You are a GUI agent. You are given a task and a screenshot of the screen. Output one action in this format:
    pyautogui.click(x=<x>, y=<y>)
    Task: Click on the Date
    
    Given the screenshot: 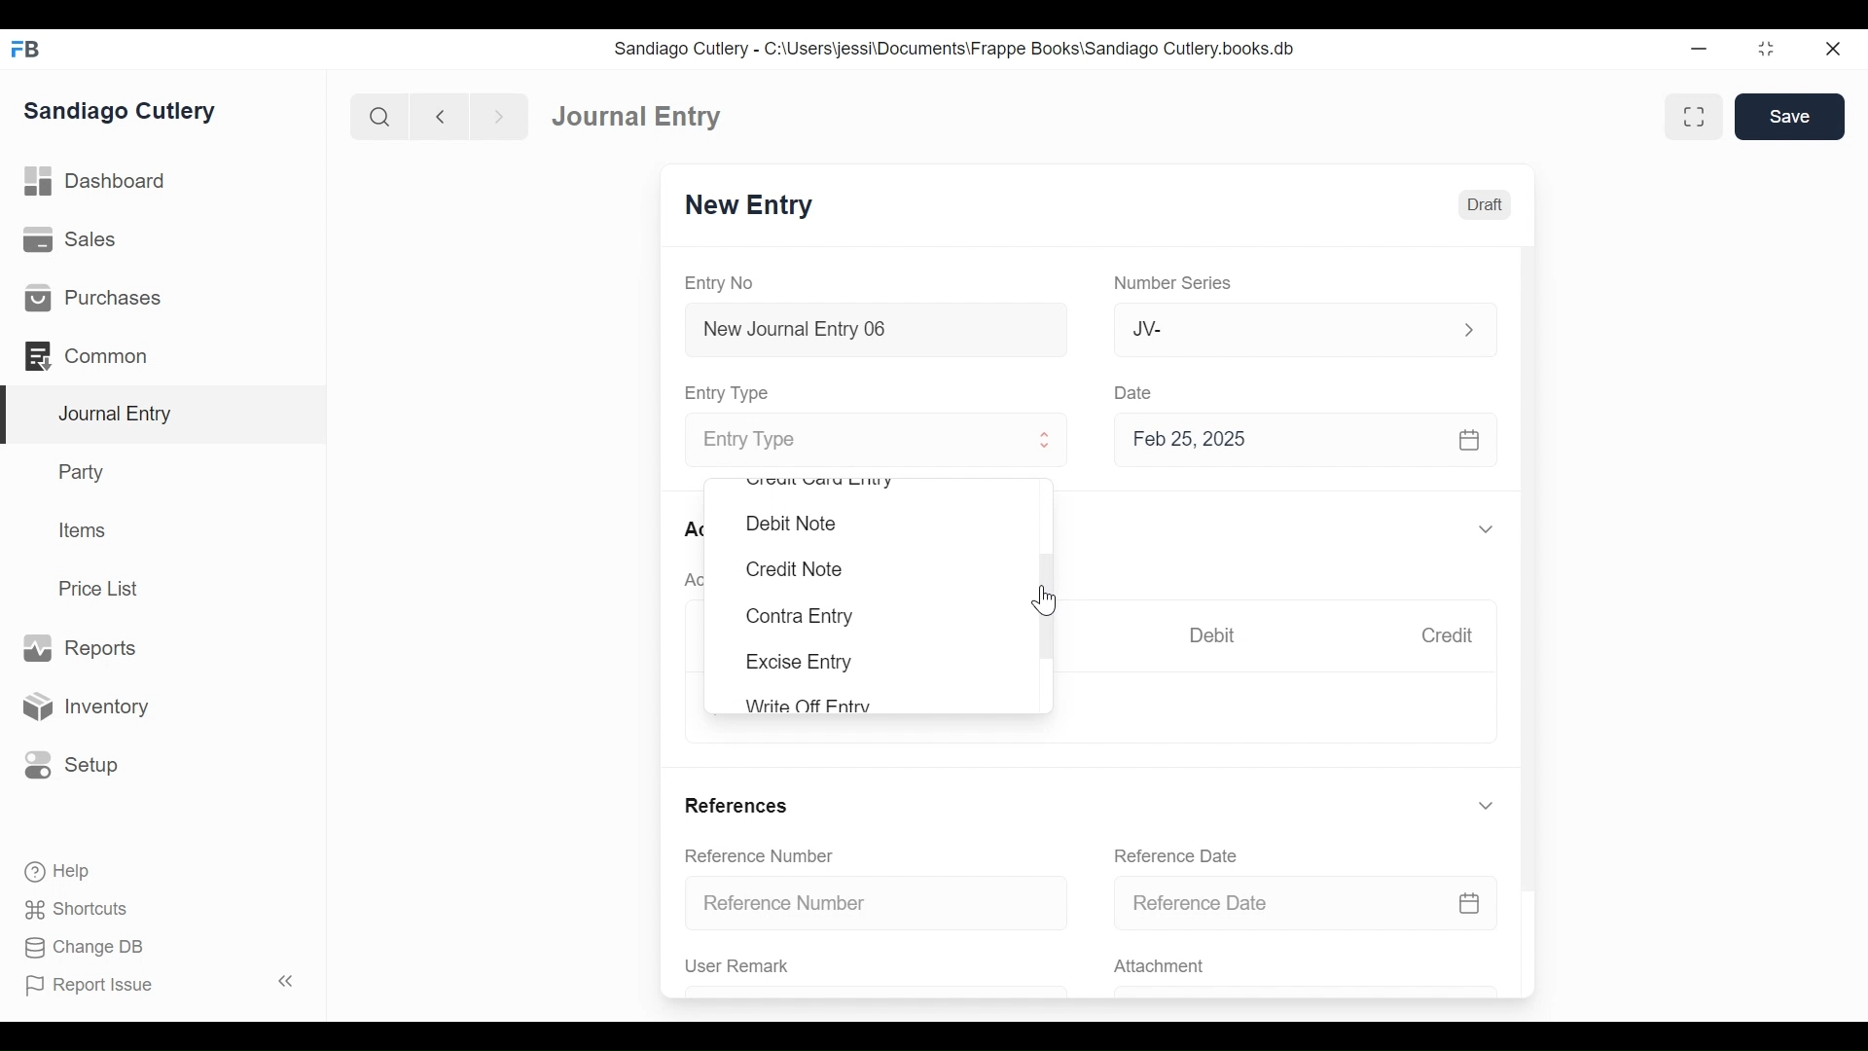 What is the action you would take?
    pyautogui.click(x=1134, y=391)
    